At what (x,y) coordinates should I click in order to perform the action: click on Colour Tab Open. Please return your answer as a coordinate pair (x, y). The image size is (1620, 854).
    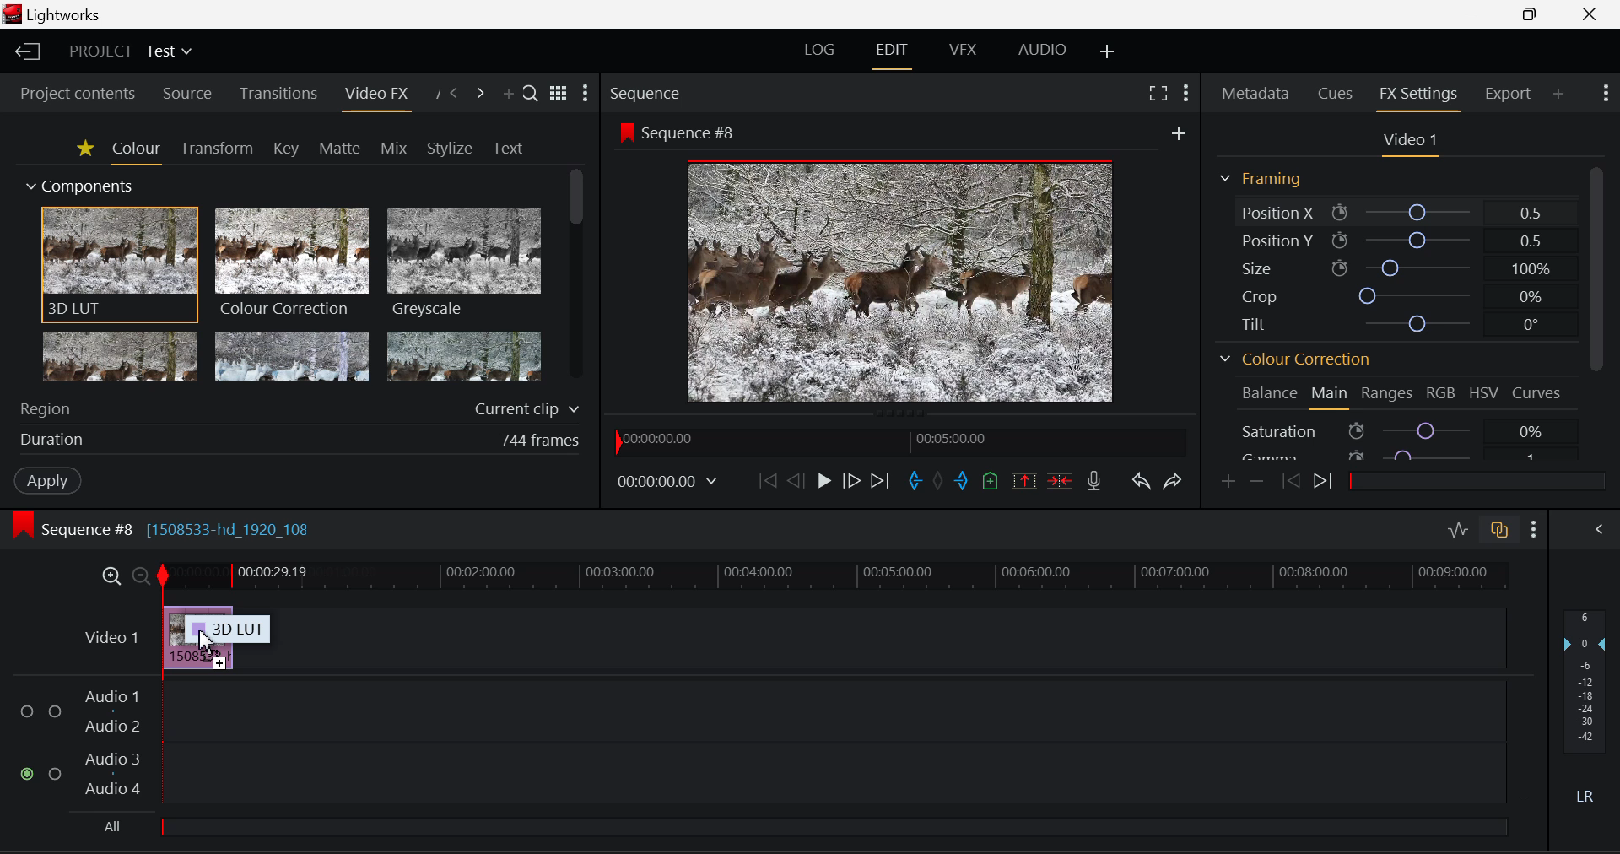
    Looking at the image, I should click on (136, 153).